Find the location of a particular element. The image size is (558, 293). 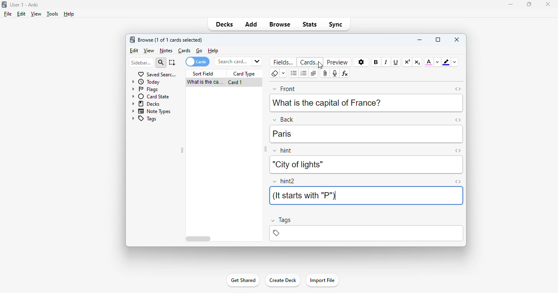

tags is located at coordinates (144, 119).